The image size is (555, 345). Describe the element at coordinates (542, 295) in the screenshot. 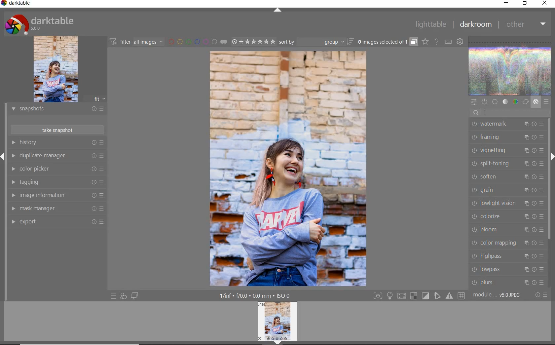

I see `reset or presets and preferences` at that location.